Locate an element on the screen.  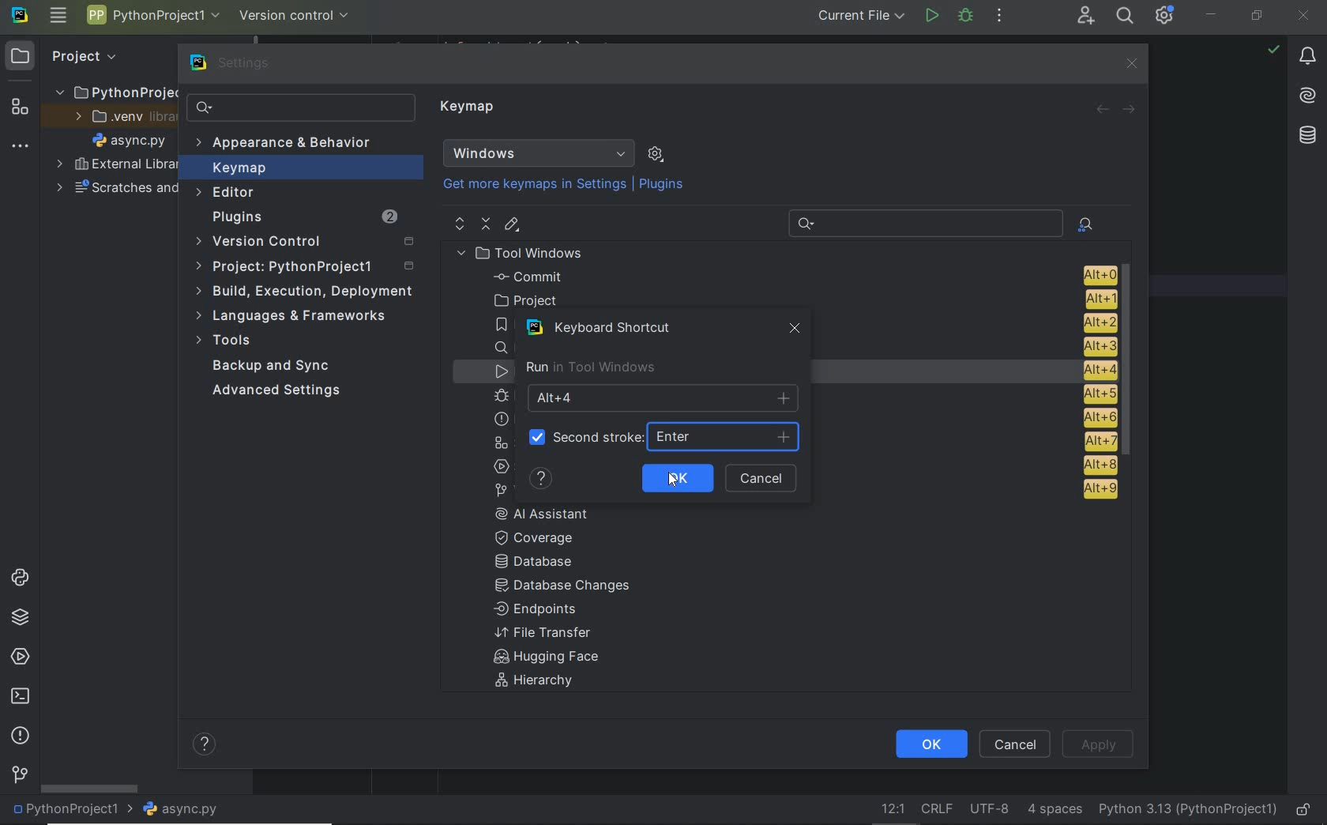
project is located at coordinates (800, 299).